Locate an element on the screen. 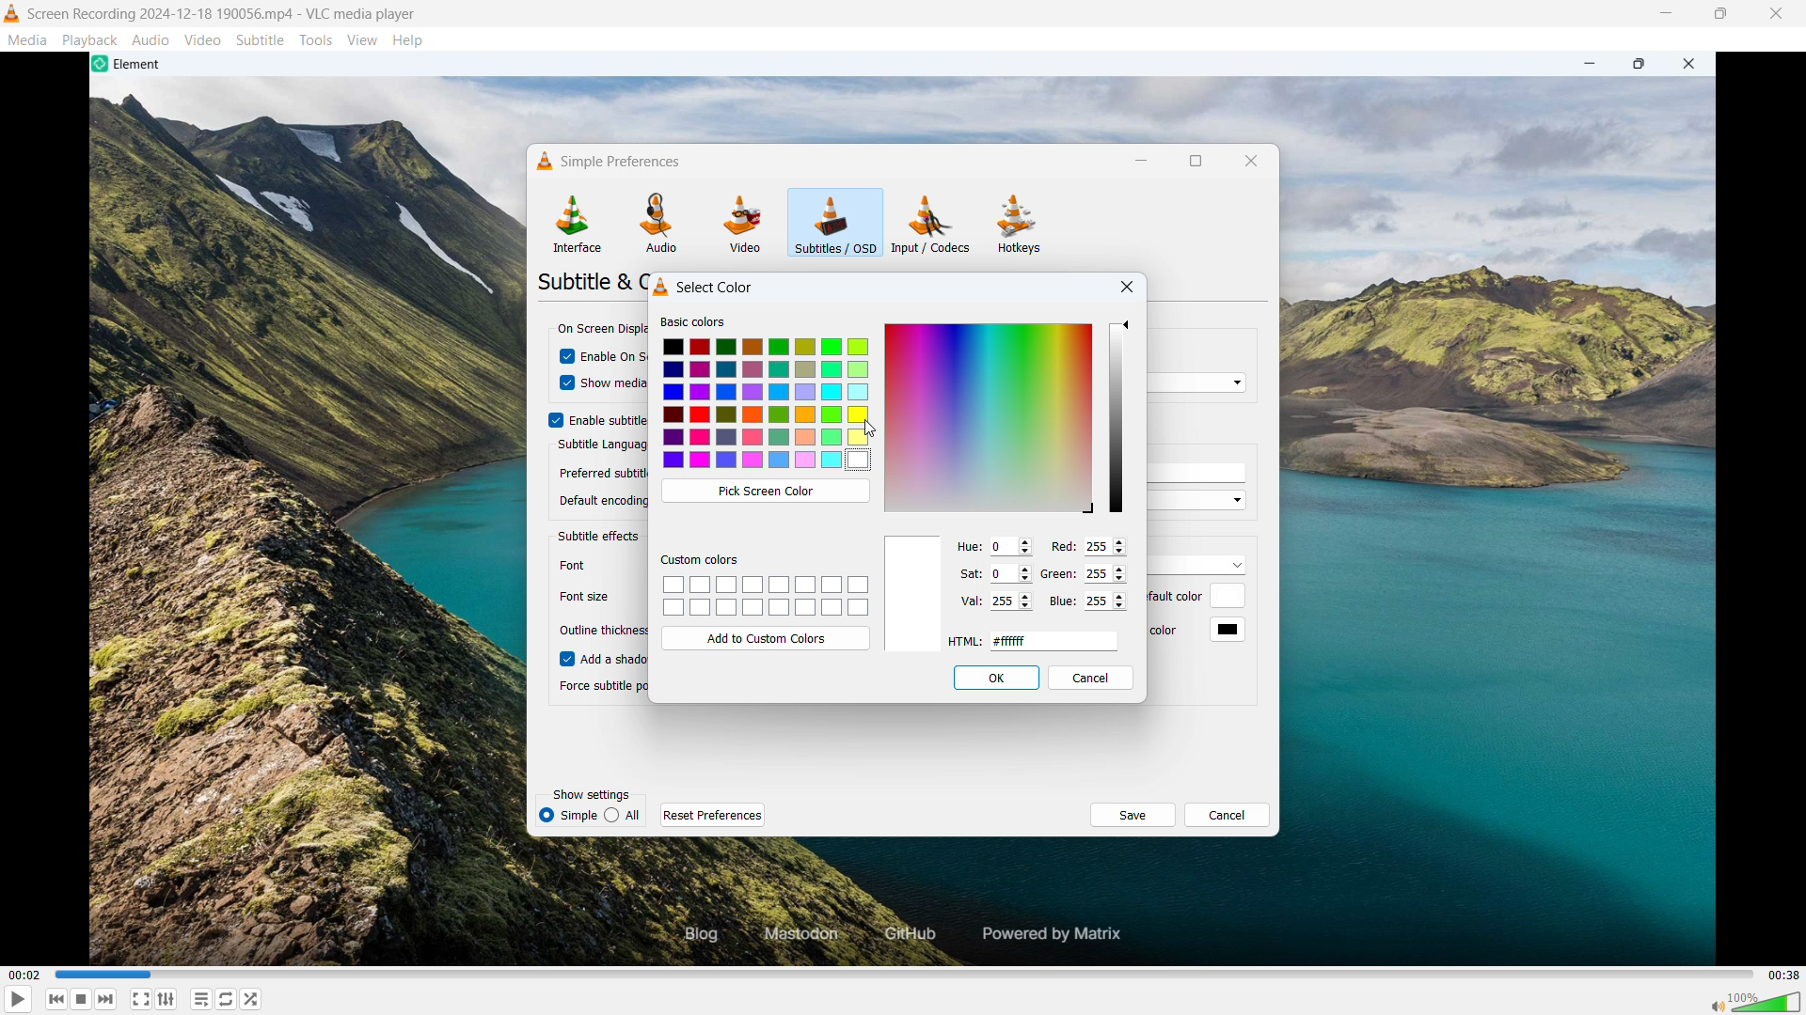 This screenshot has height=1015, width=1806. Custom colour palettes to be saved  is located at coordinates (765, 596).